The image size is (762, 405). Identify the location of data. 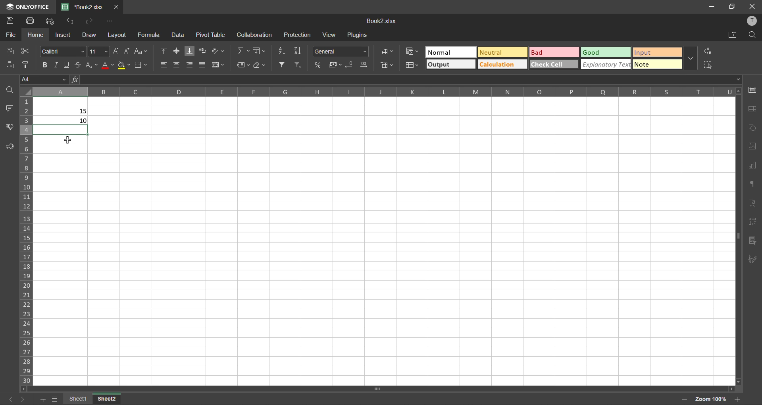
(177, 34).